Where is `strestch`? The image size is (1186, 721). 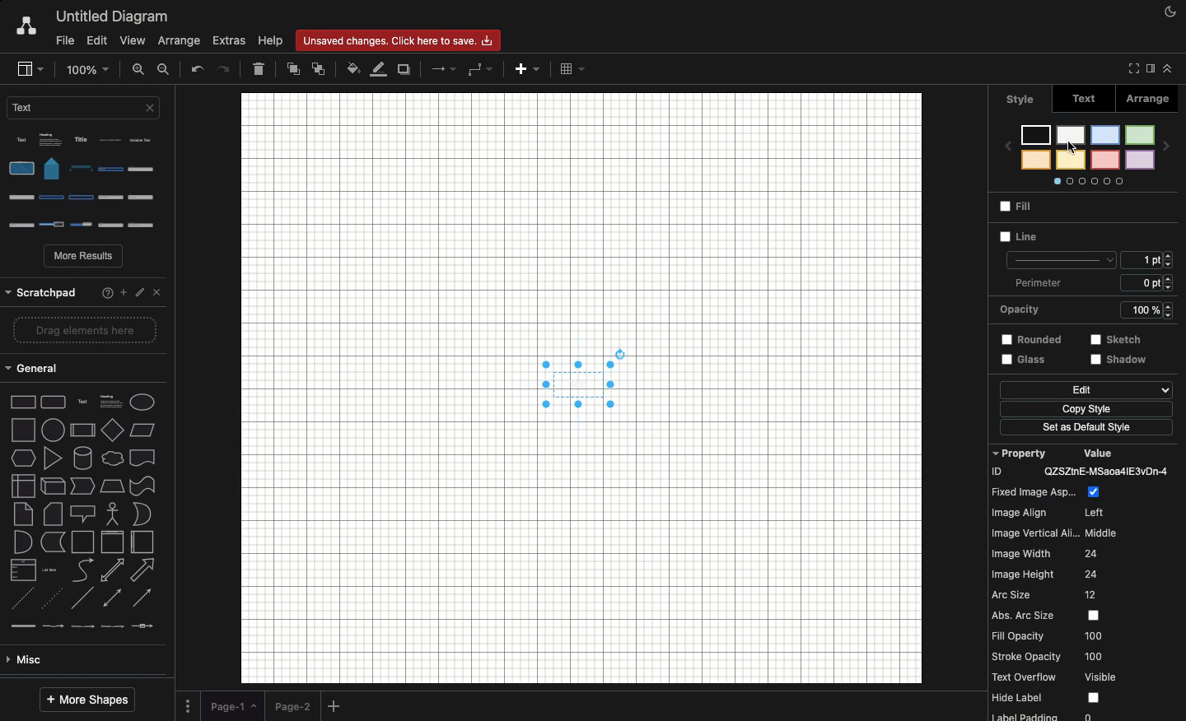 strestch is located at coordinates (1122, 339).